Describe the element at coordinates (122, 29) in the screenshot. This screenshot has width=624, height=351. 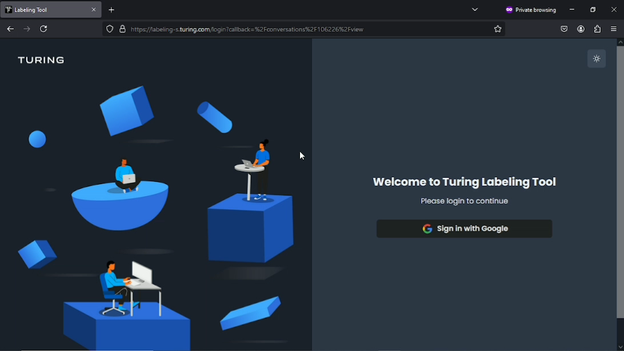
I see `verified by google trust` at that location.